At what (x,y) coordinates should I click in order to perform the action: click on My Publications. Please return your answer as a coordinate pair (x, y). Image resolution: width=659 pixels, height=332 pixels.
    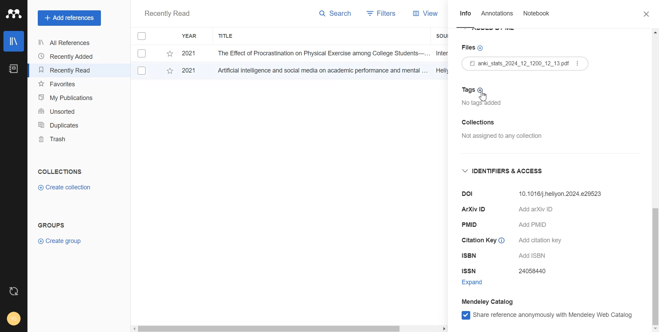
    Looking at the image, I should click on (67, 98).